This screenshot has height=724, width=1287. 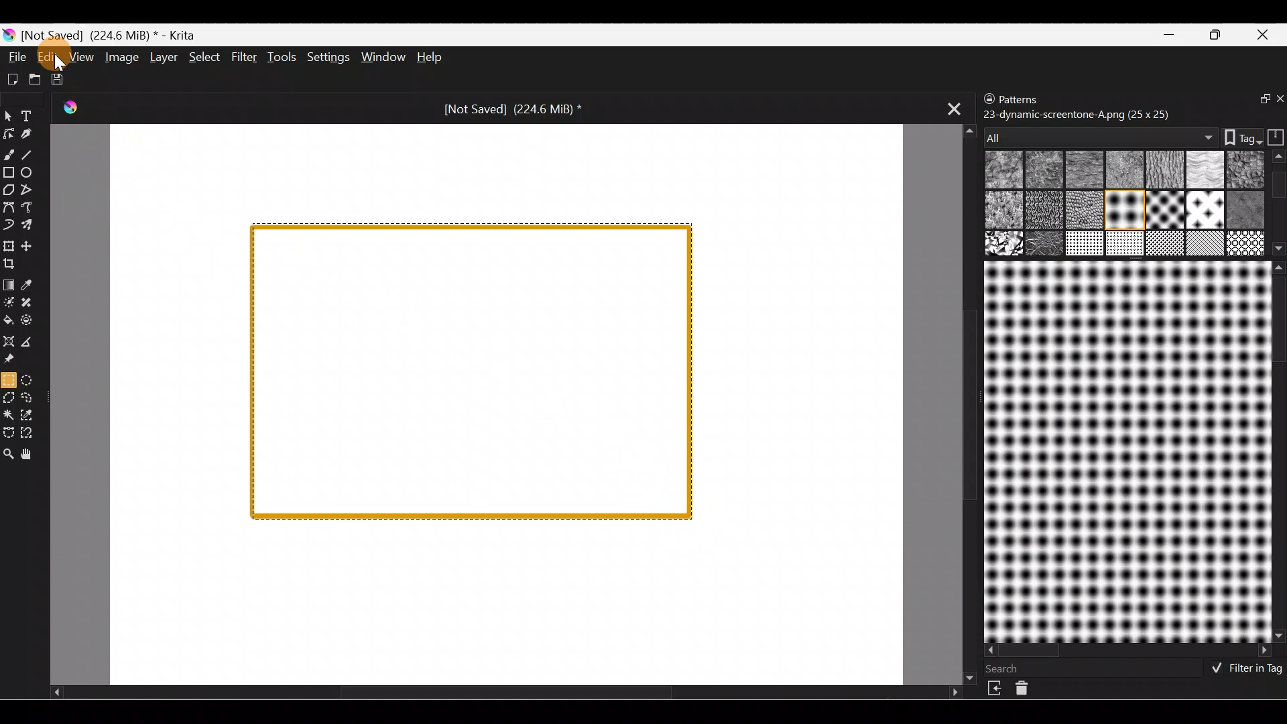 I want to click on 16 Texture_woody.png, so click(x=1086, y=245).